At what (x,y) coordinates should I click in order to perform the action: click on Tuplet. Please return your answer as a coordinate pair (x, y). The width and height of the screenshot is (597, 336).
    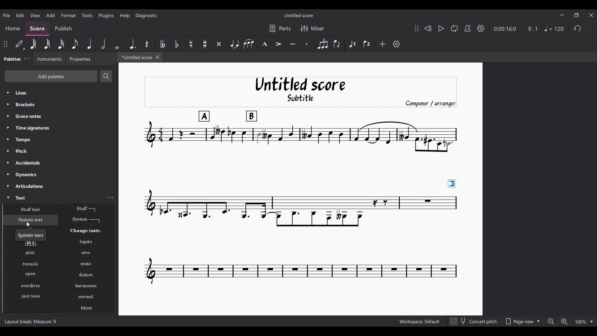
    Looking at the image, I should click on (323, 44).